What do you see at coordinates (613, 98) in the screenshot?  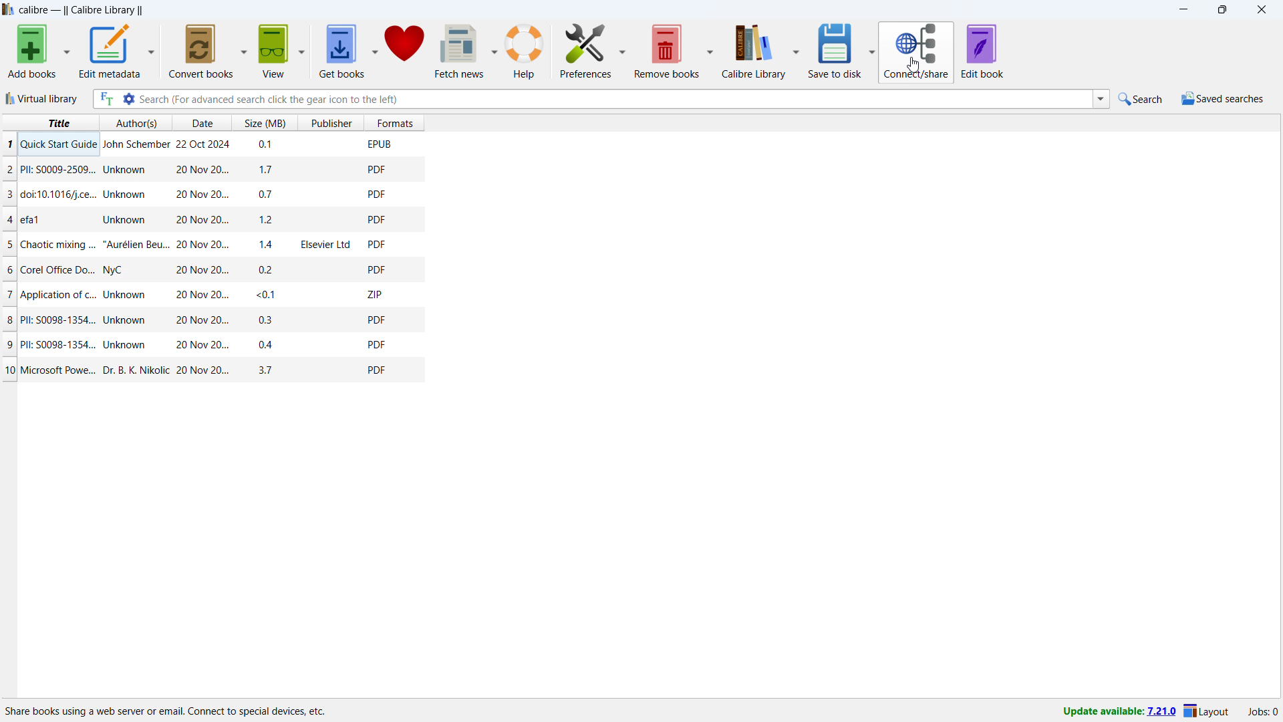 I see `enter search string` at bounding box center [613, 98].